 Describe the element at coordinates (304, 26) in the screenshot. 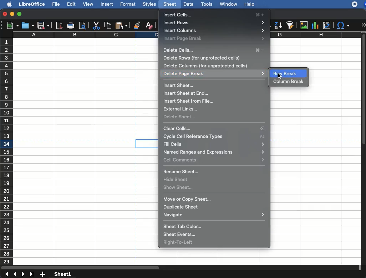

I see `image` at that location.